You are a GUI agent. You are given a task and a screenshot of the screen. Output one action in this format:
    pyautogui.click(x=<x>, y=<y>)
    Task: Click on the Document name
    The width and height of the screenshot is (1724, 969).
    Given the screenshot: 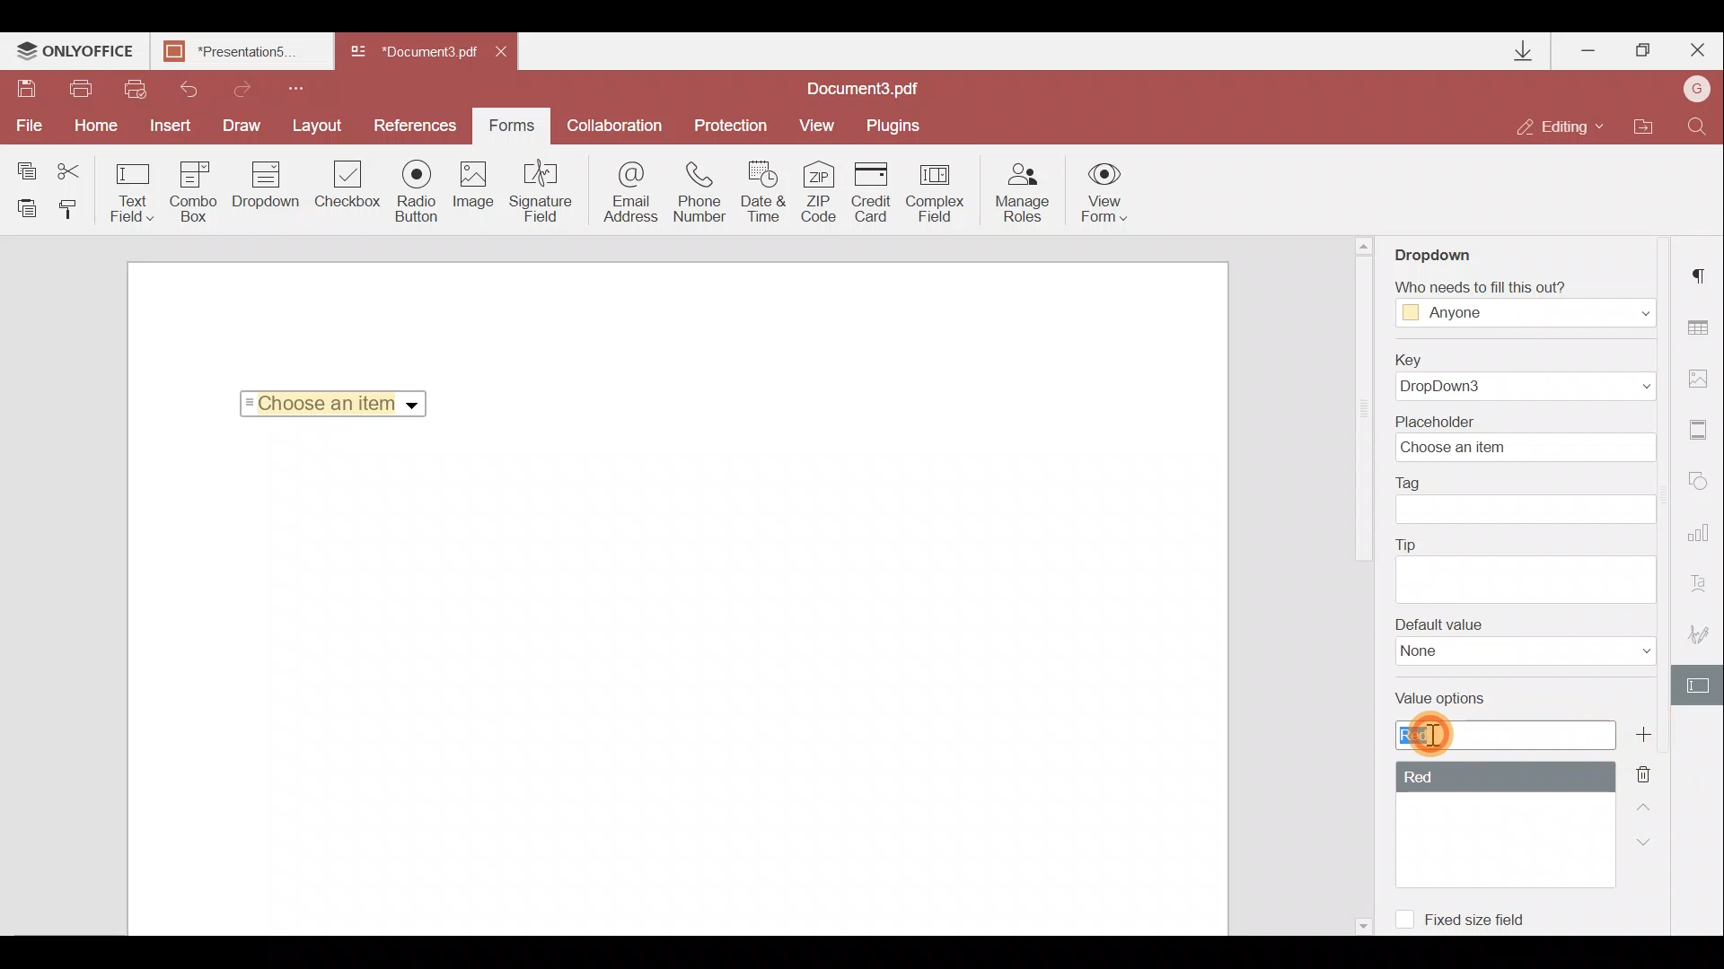 What is the action you would take?
    pyautogui.click(x=247, y=53)
    